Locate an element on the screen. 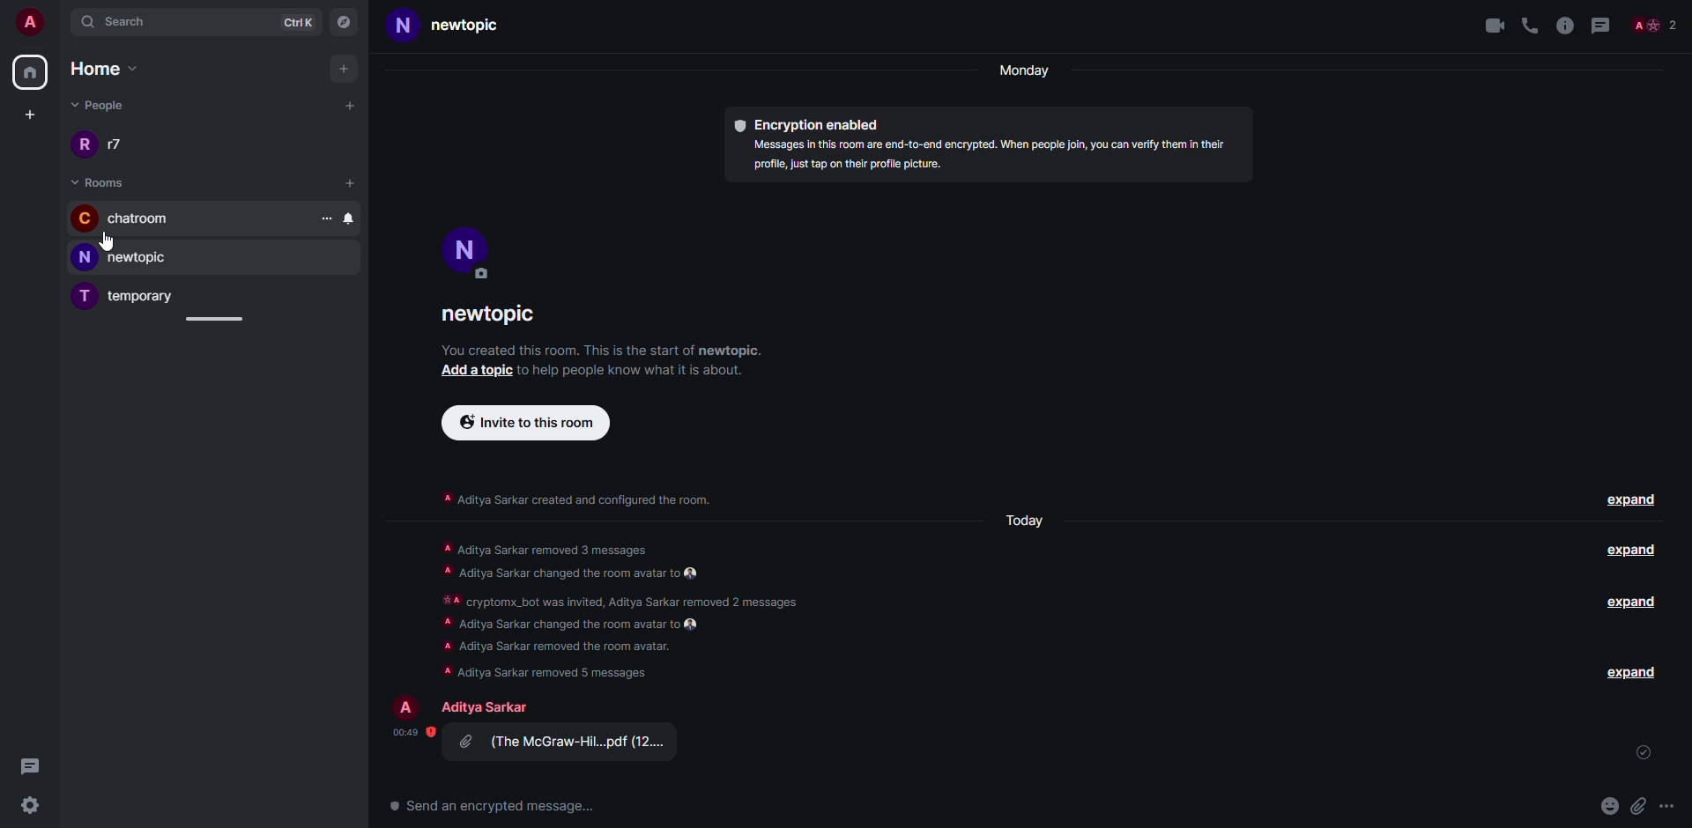 The height and width of the screenshot is (828, 1692). info is located at coordinates (589, 500).